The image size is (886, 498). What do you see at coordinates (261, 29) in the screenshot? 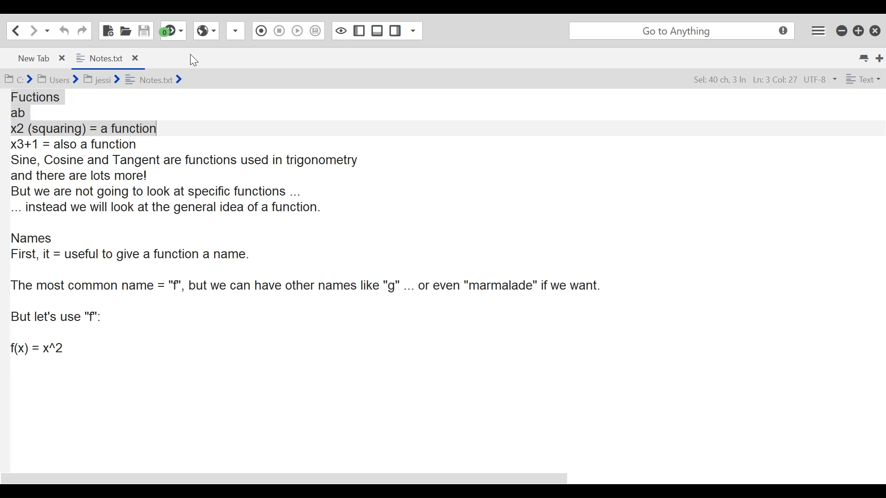
I see `pause` at bounding box center [261, 29].